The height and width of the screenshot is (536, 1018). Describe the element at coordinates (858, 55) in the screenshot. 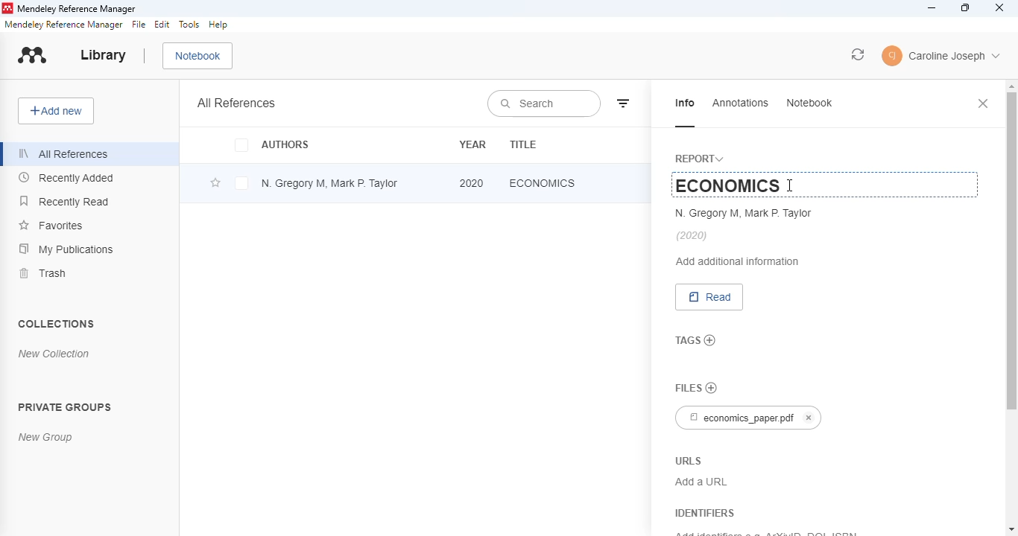

I see `sync` at that location.